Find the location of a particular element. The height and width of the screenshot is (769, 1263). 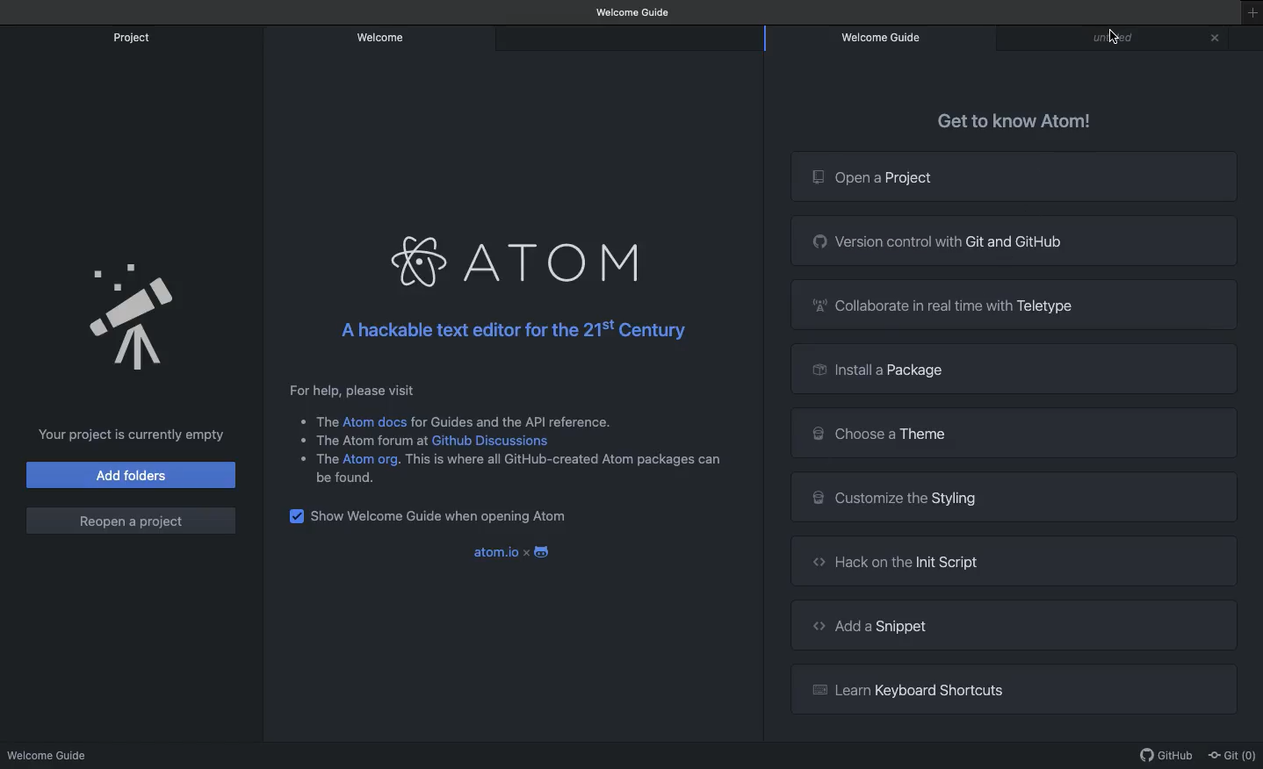

snippet  is located at coordinates (806, 629).